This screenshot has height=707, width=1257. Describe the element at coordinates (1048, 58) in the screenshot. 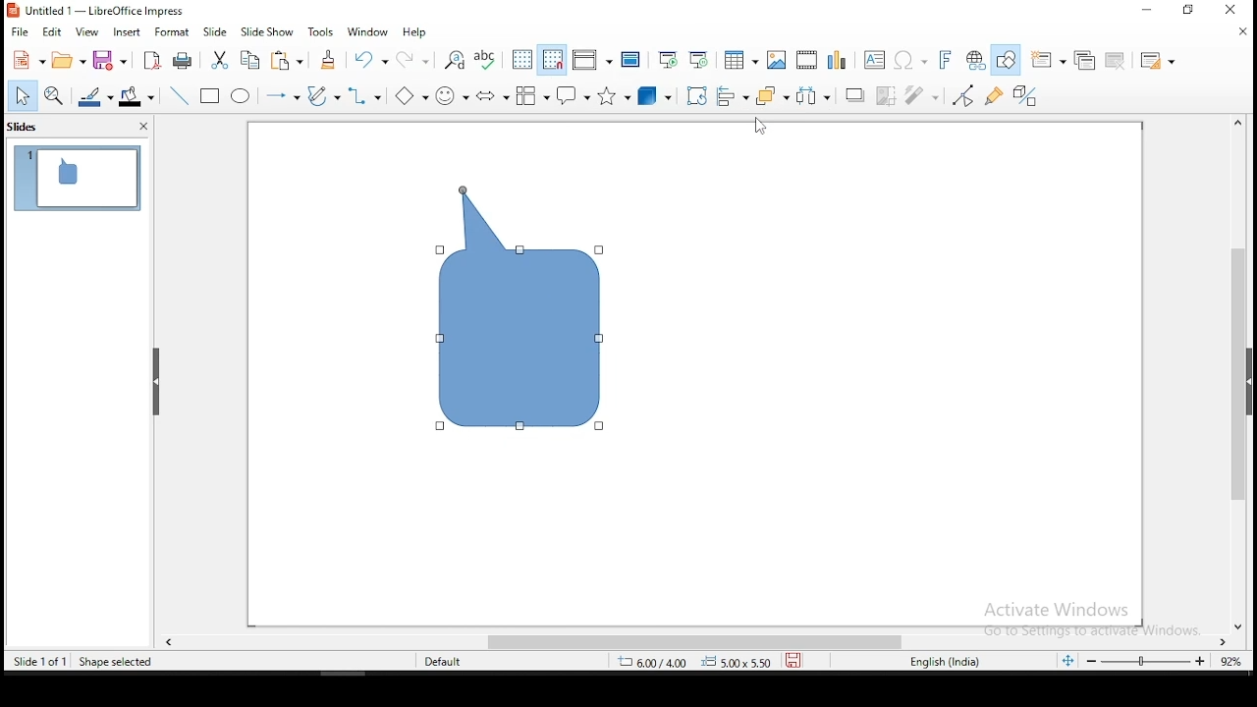

I see `new slide` at that location.